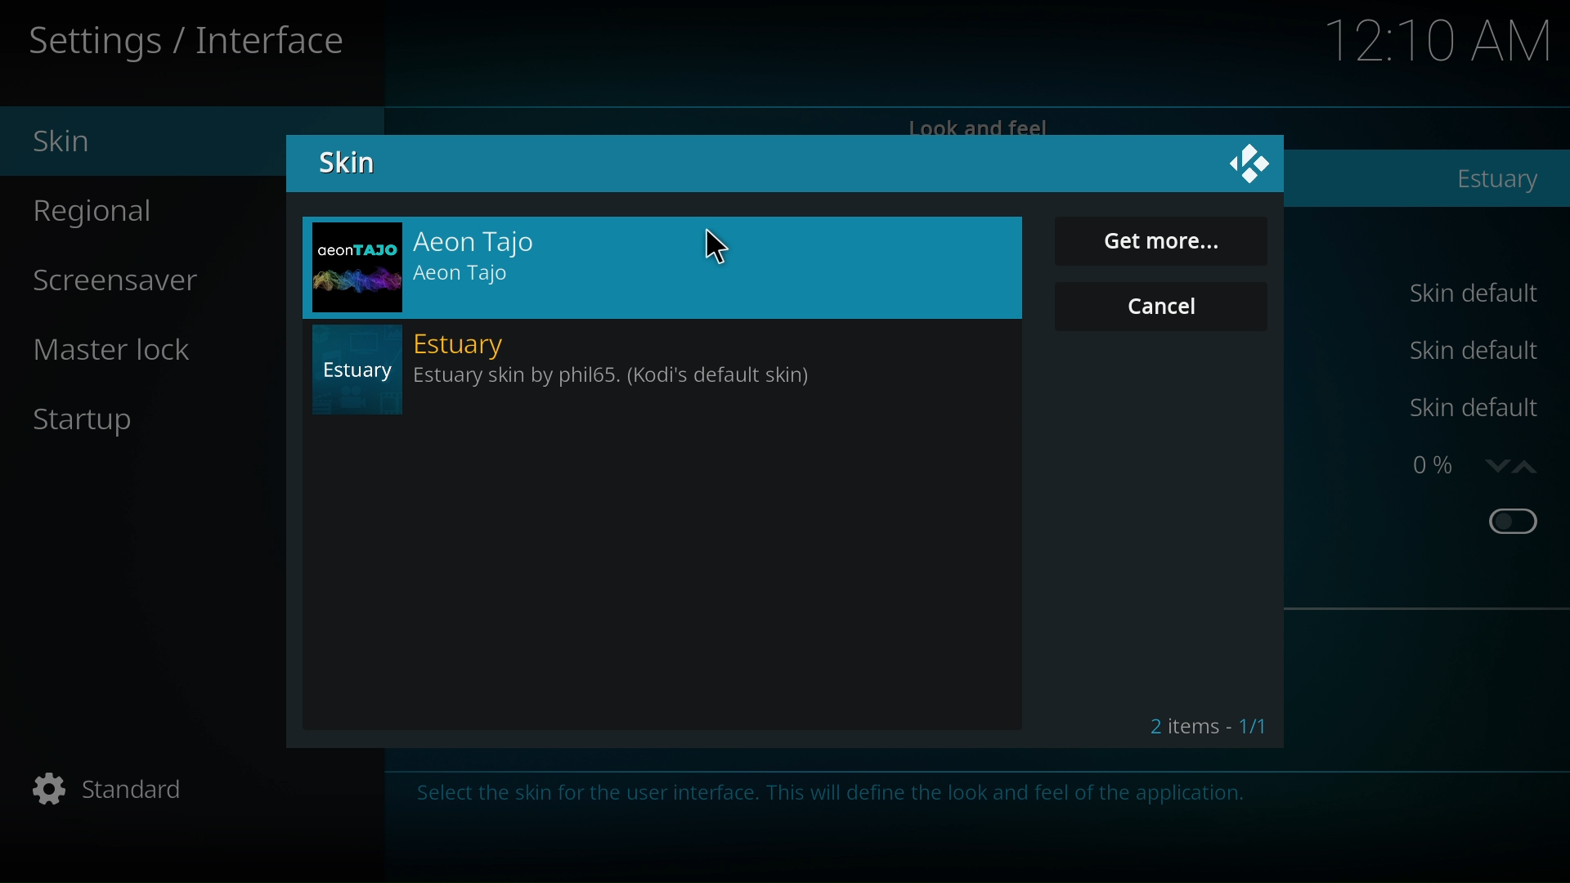 Image resolution: width=1570 pixels, height=883 pixels. Describe the element at coordinates (89, 426) in the screenshot. I see `start up` at that location.